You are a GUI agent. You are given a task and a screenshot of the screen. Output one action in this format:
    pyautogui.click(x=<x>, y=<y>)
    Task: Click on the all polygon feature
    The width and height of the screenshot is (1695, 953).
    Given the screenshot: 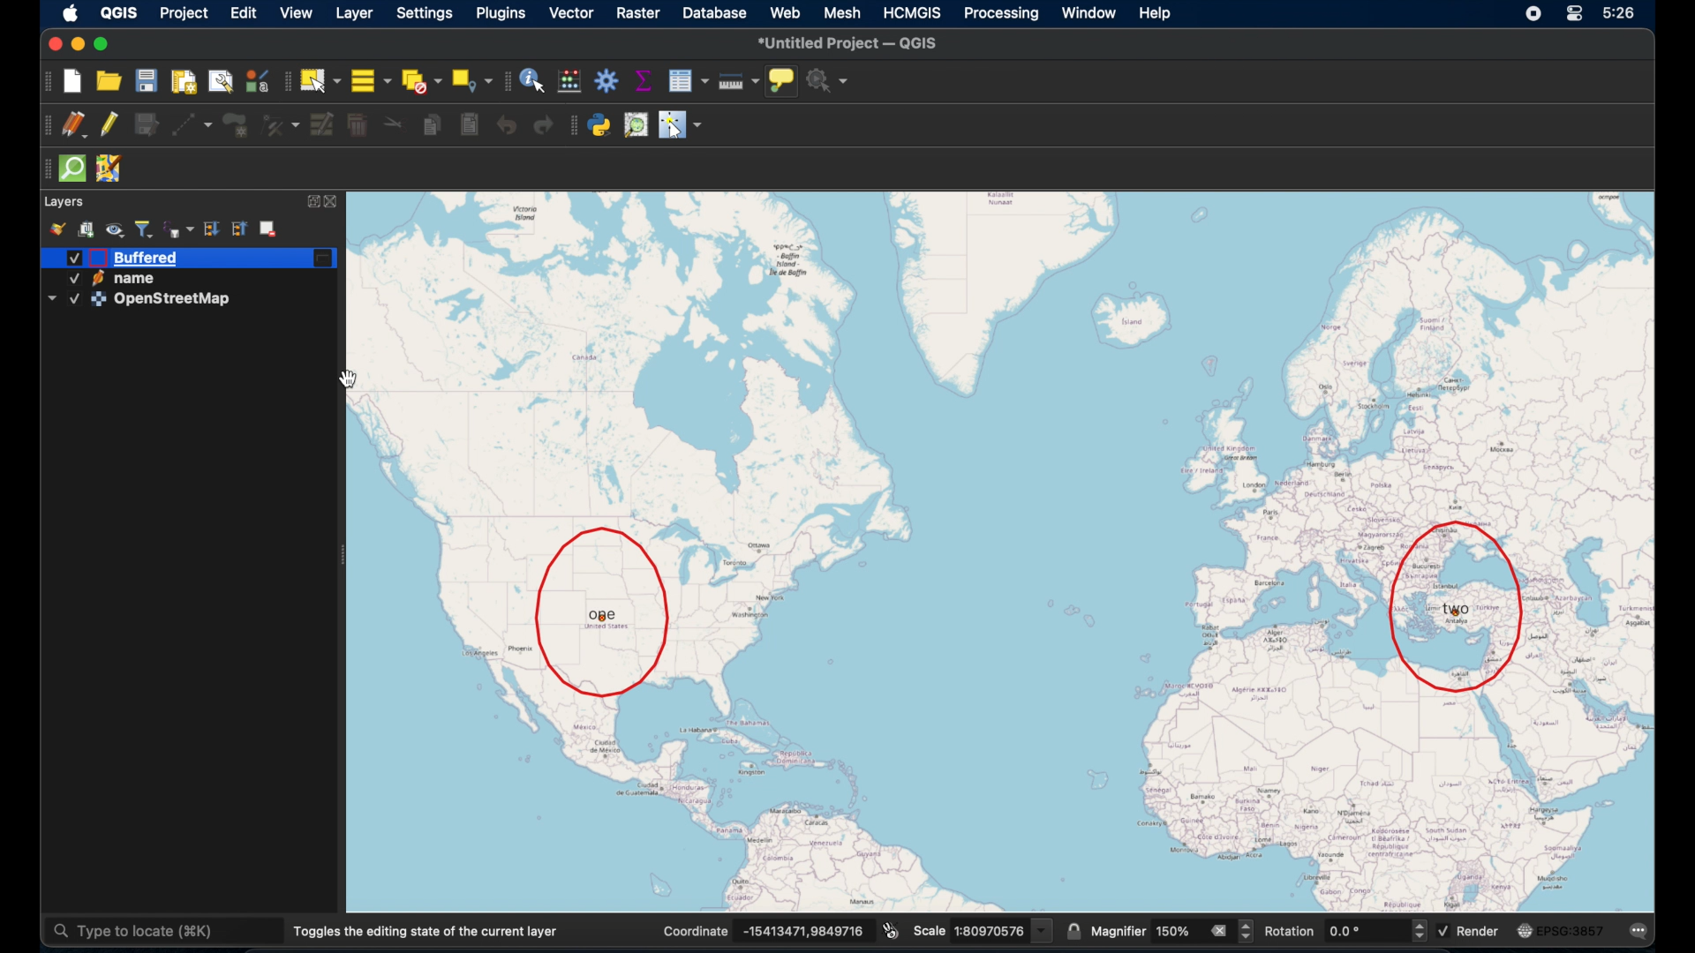 What is the action you would take?
    pyautogui.click(x=236, y=125)
    